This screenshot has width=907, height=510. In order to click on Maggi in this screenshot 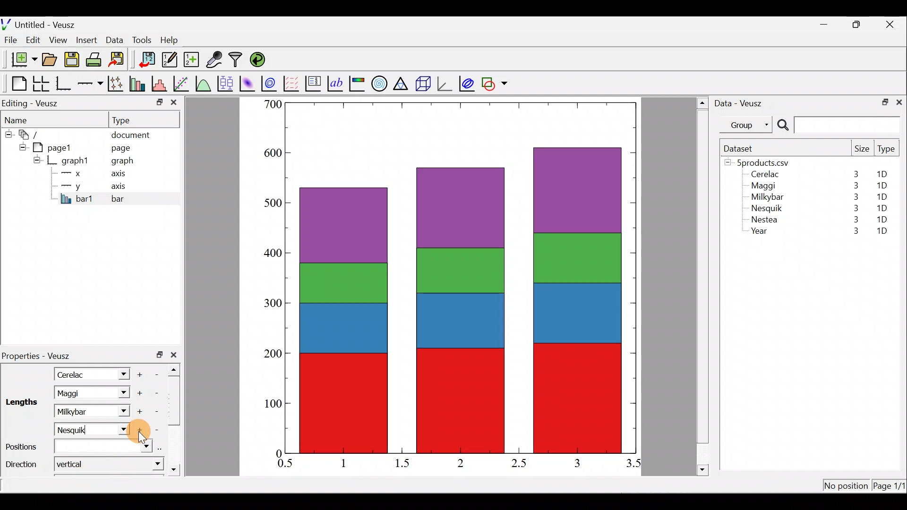, I will do `click(79, 393)`.